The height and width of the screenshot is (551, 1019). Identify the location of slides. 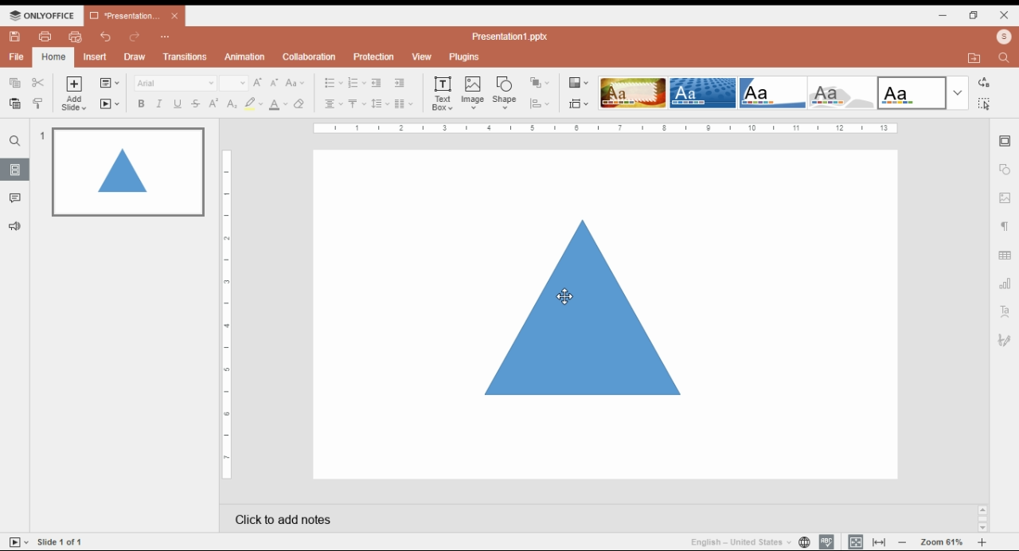
(16, 170).